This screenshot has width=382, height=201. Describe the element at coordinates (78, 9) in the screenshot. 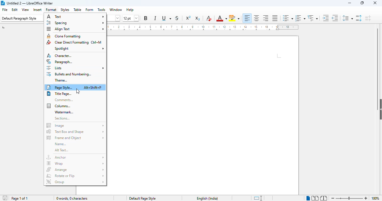

I see `table` at that location.